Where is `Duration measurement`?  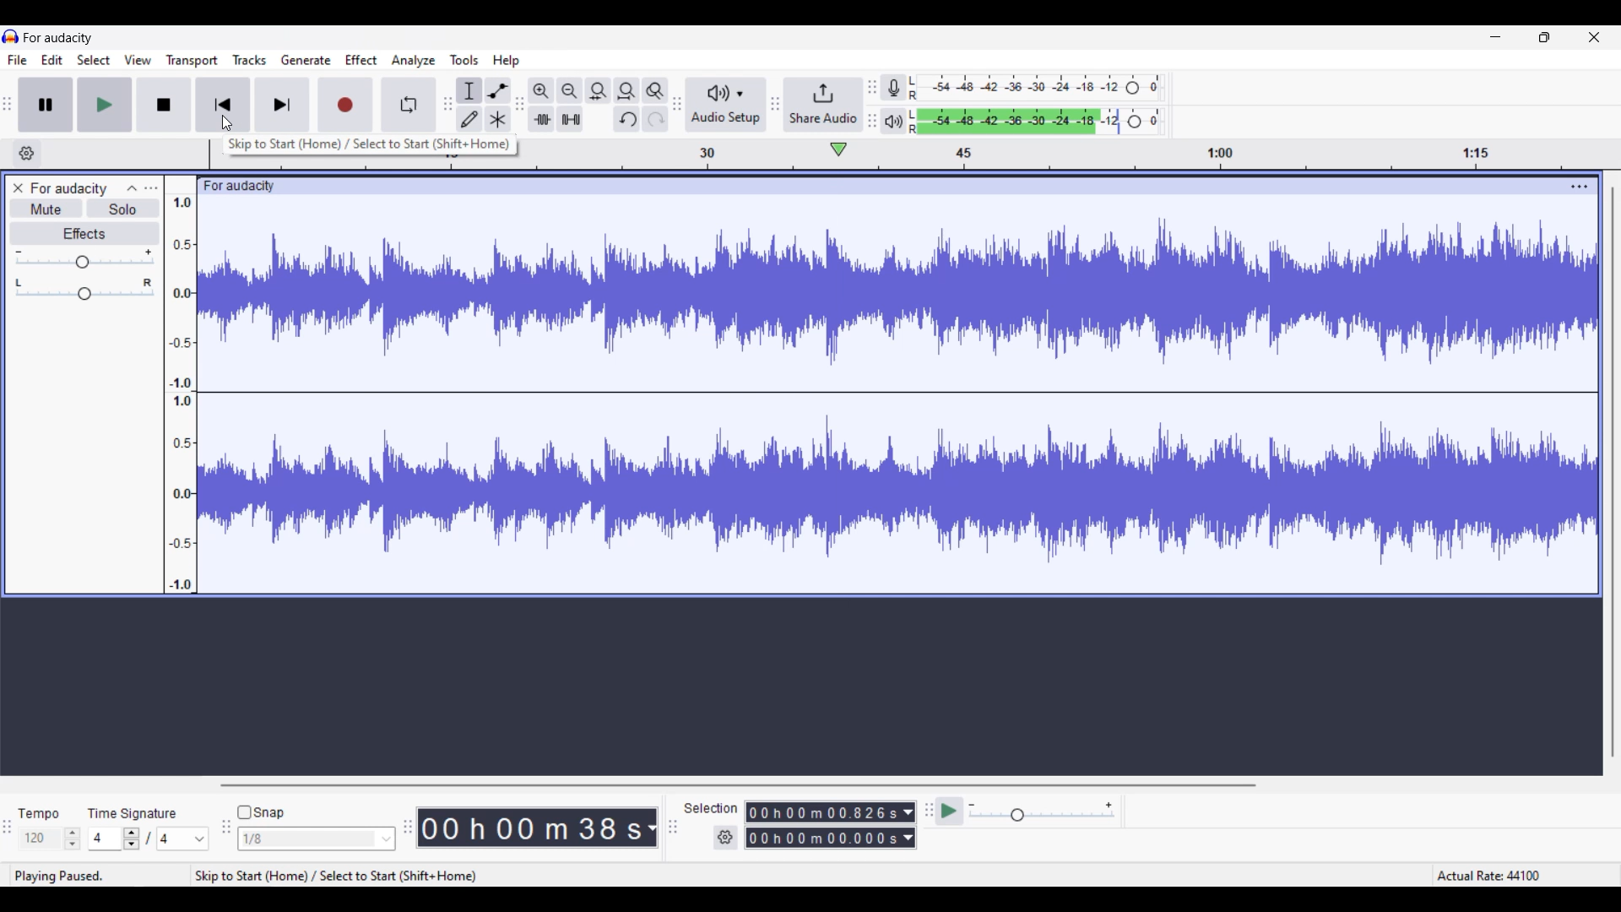 Duration measurement is located at coordinates (908, 826).